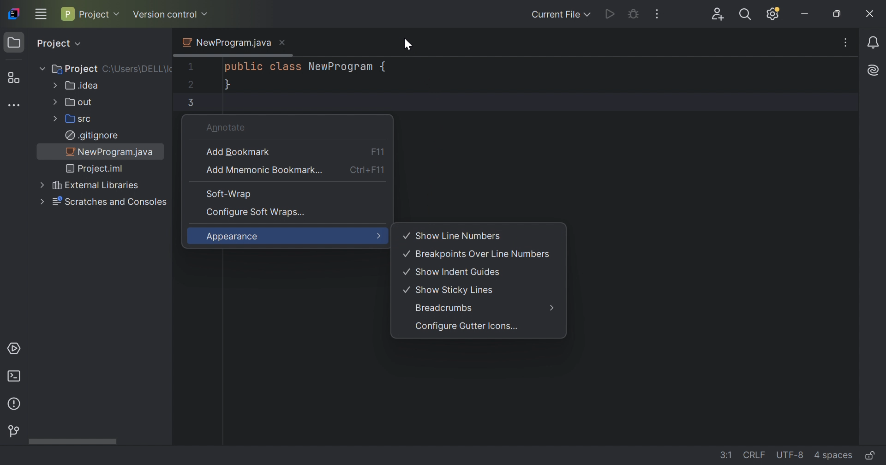  I want to click on Notifications, so click(873, 43).